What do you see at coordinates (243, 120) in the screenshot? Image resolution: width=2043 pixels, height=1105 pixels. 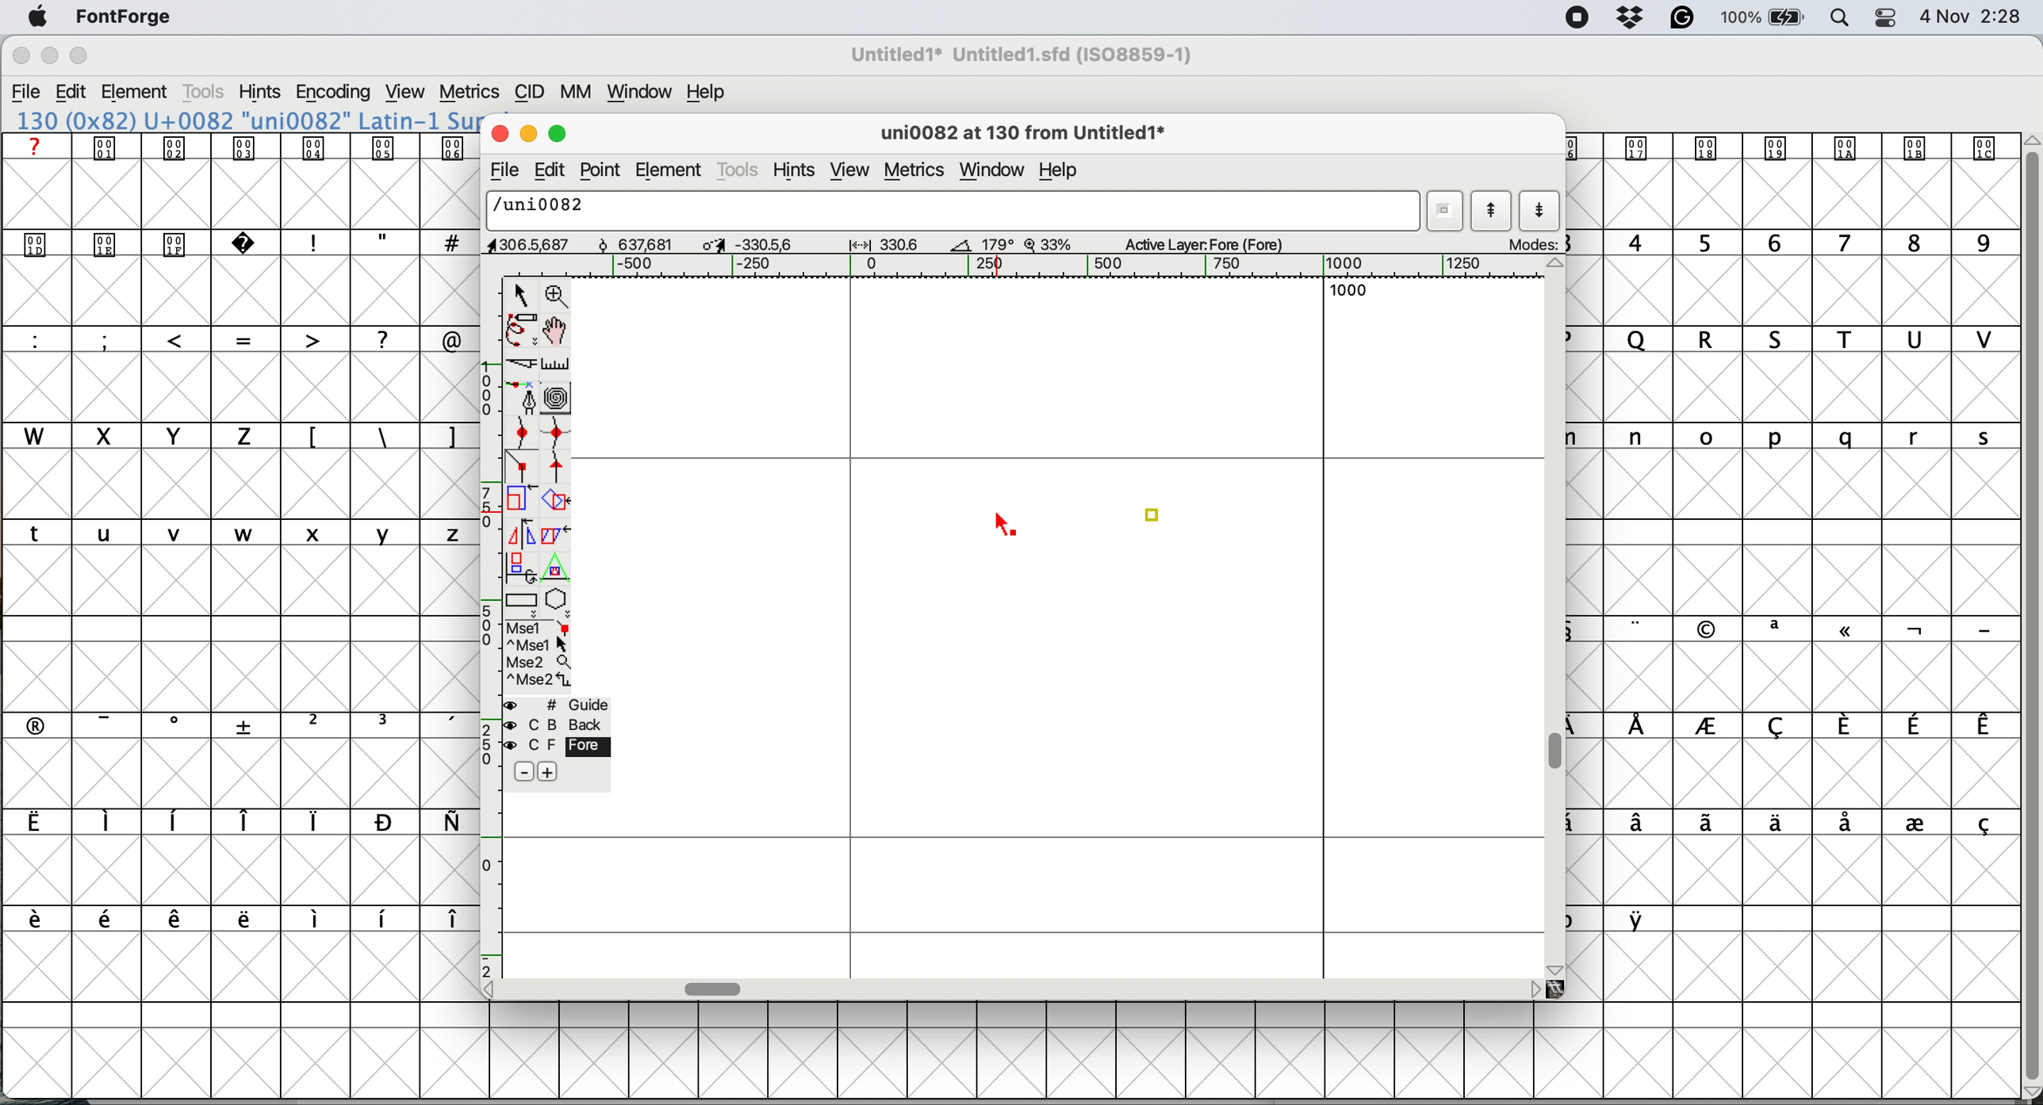 I see `font name` at bounding box center [243, 120].